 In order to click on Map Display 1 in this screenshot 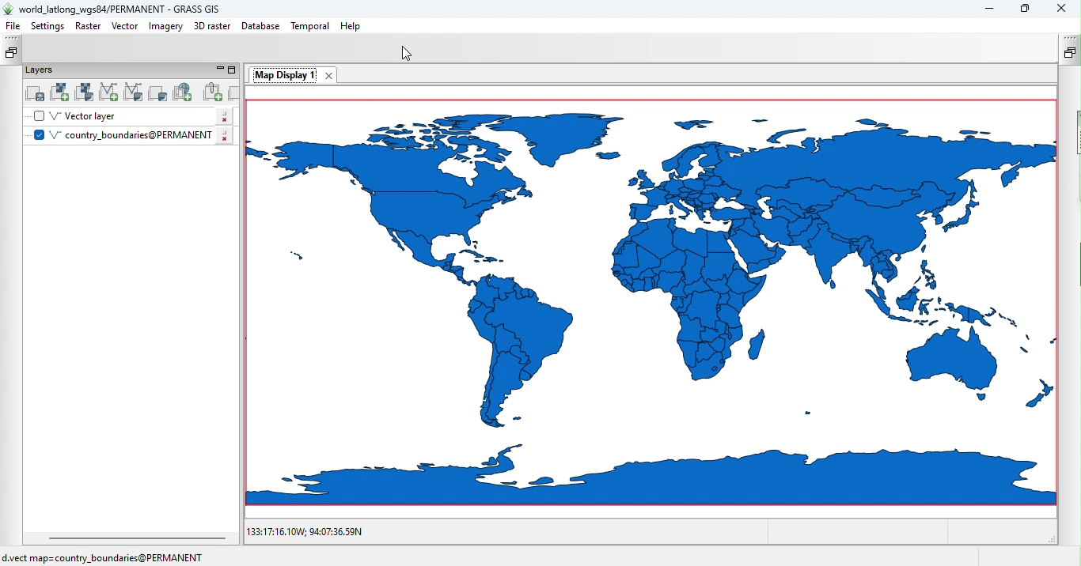, I will do `click(295, 75)`.